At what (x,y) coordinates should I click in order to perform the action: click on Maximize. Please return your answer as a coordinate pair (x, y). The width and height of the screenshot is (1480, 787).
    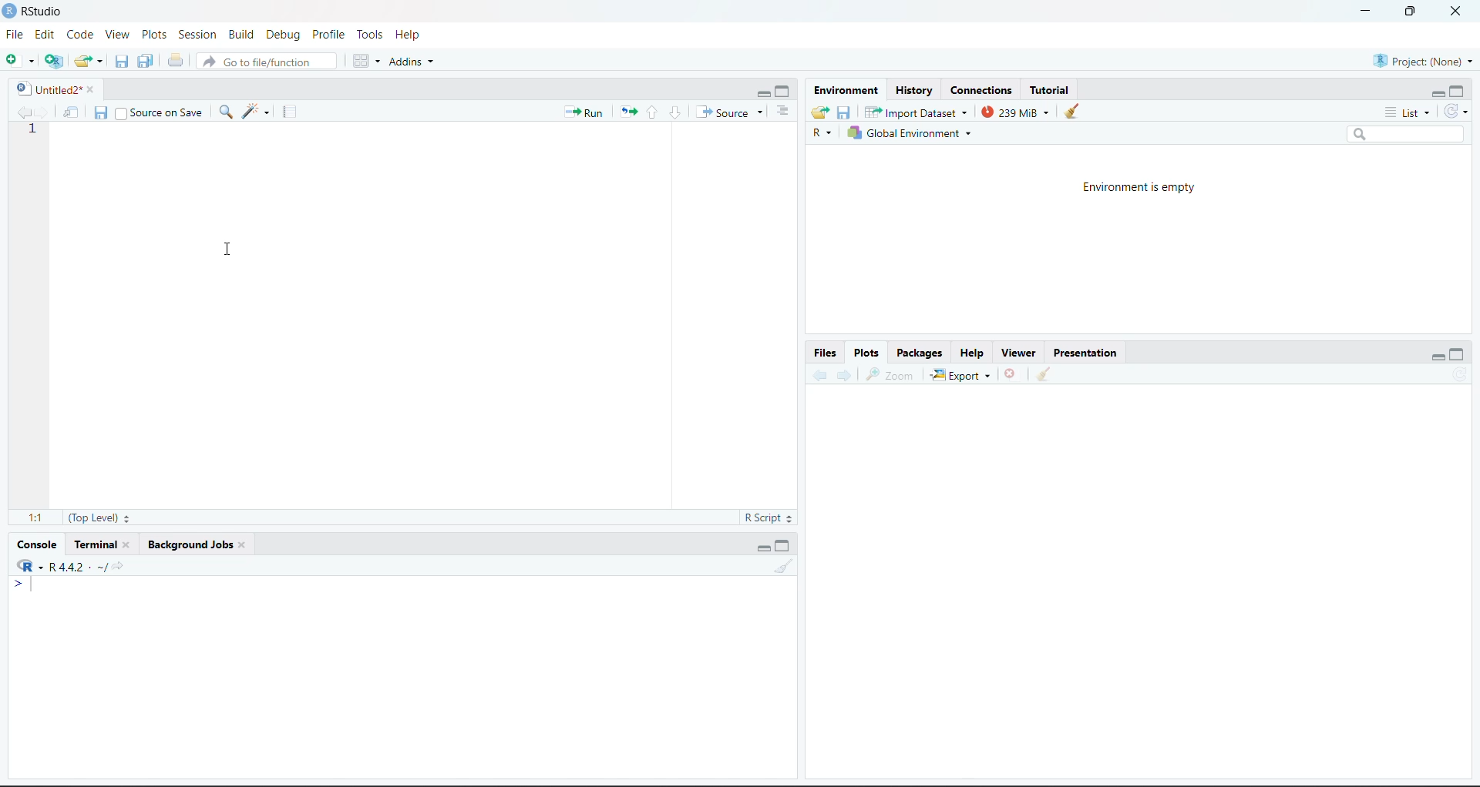
    Looking at the image, I should click on (1460, 353).